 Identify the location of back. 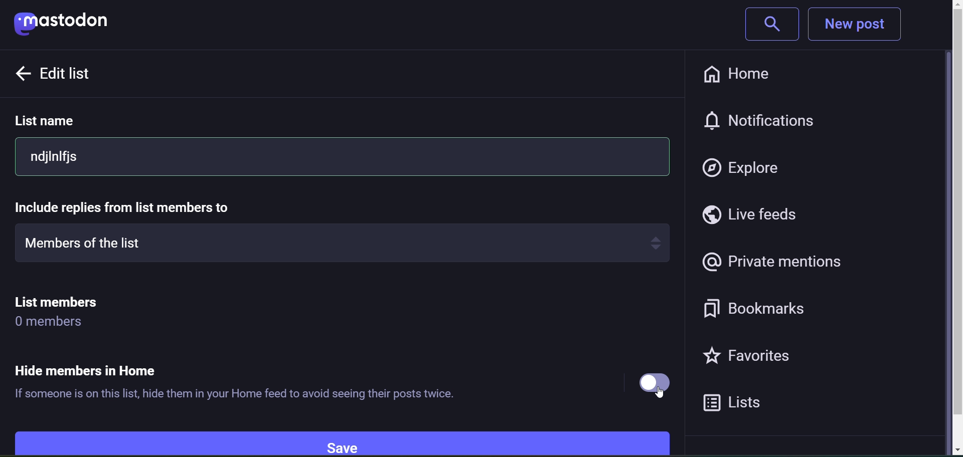
(20, 73).